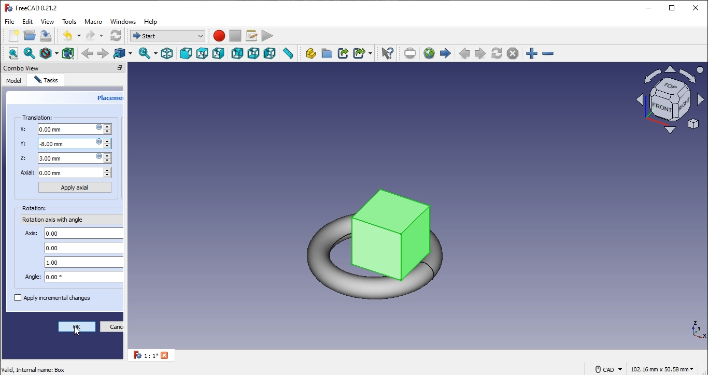 This screenshot has height=375, width=708. Describe the element at coordinates (50, 53) in the screenshot. I see `draw style` at that location.